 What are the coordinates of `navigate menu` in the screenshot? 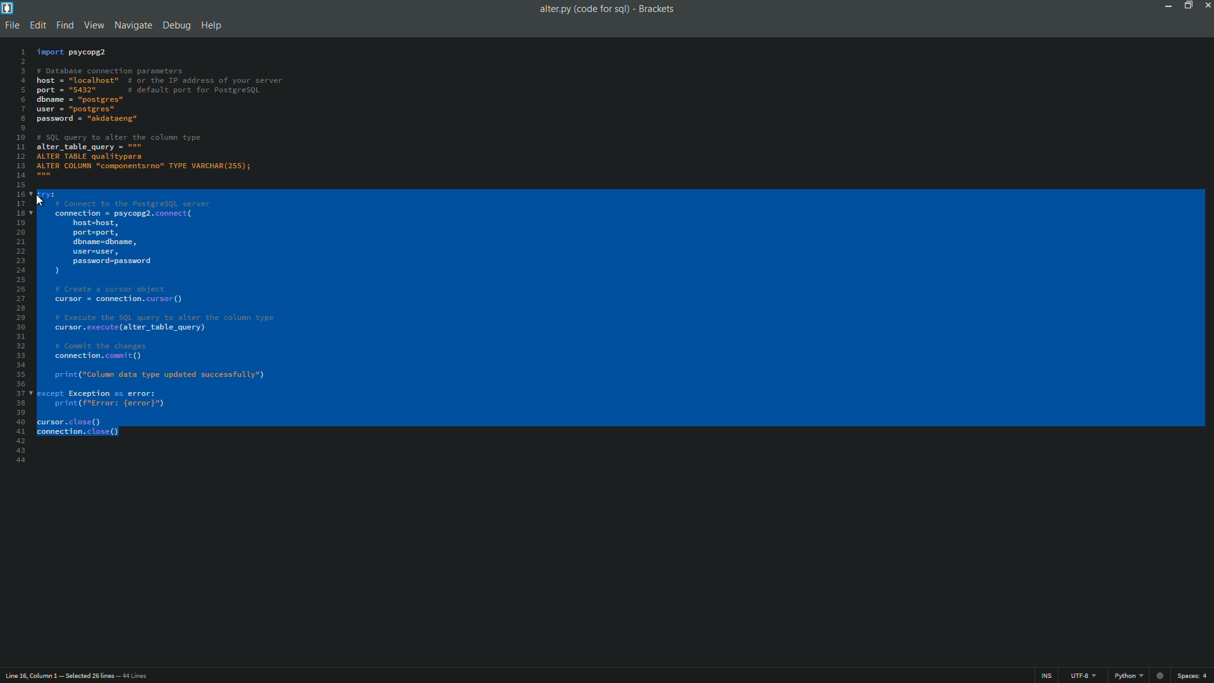 It's located at (132, 27).